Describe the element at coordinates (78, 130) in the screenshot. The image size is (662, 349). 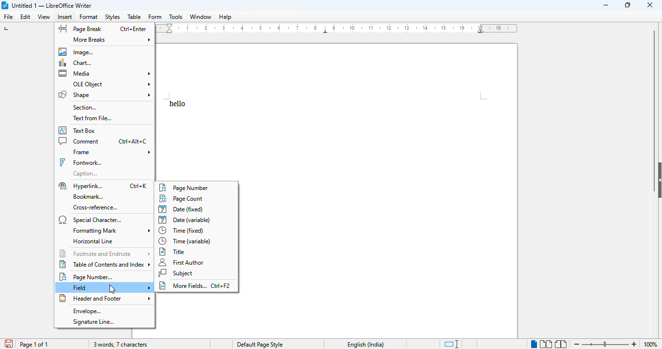
I see `text box` at that location.